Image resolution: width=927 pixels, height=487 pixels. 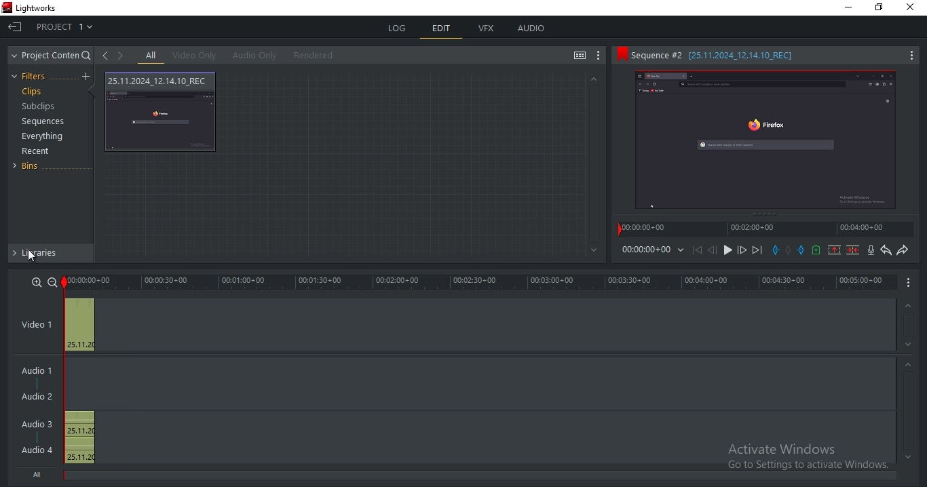 What do you see at coordinates (531, 28) in the screenshot?
I see `audio` at bounding box center [531, 28].